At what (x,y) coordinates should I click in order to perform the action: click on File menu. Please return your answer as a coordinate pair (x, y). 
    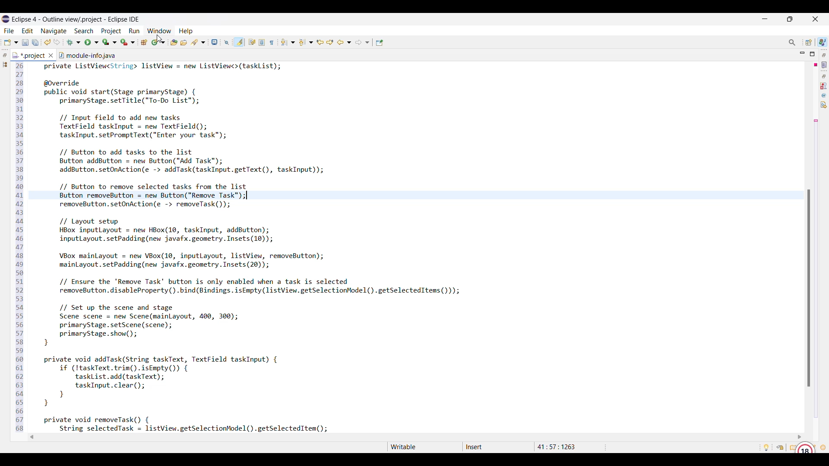
    Looking at the image, I should click on (9, 31).